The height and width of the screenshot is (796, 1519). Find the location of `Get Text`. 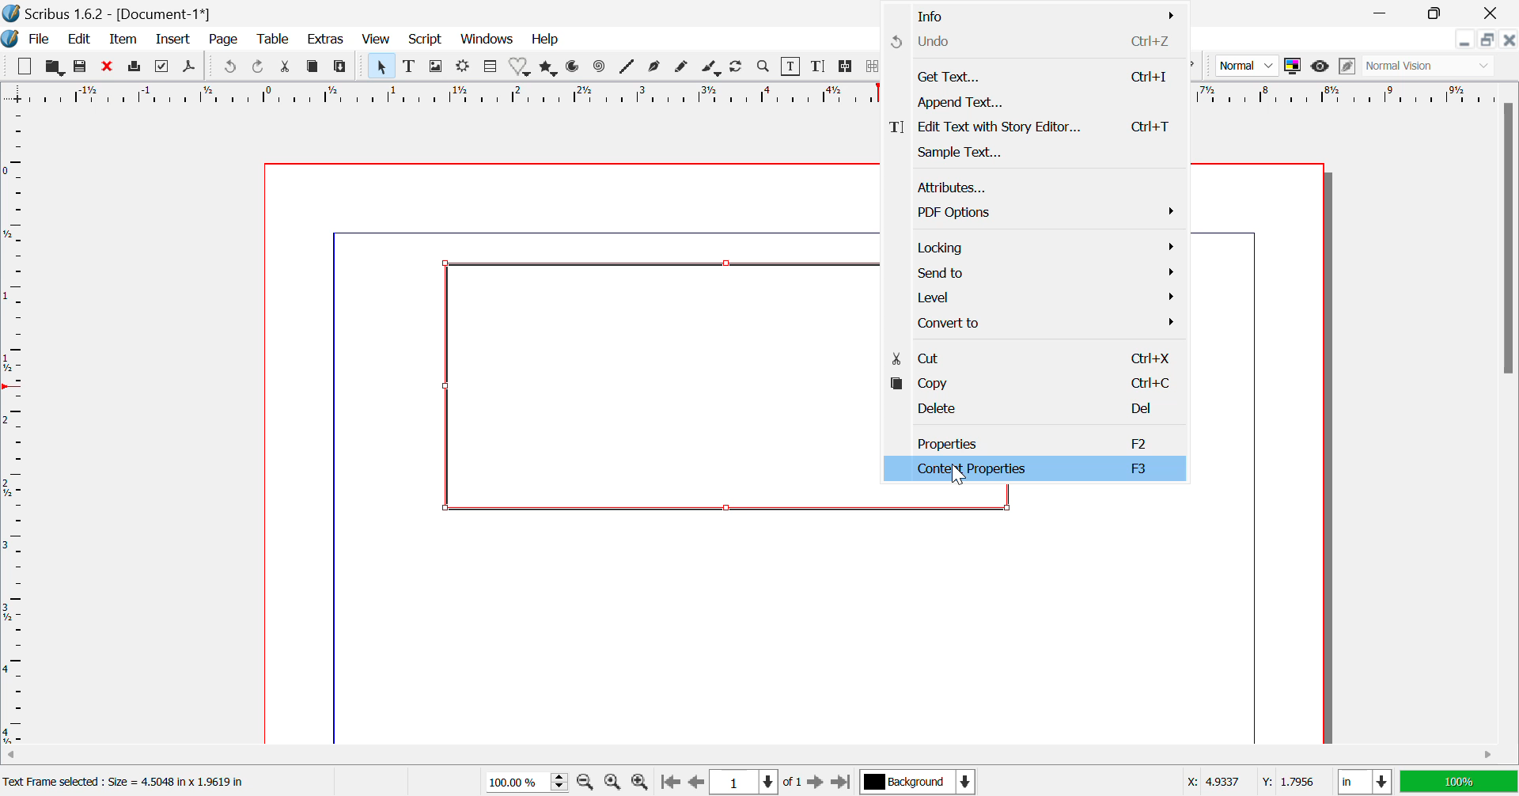

Get Text is located at coordinates (1033, 78).